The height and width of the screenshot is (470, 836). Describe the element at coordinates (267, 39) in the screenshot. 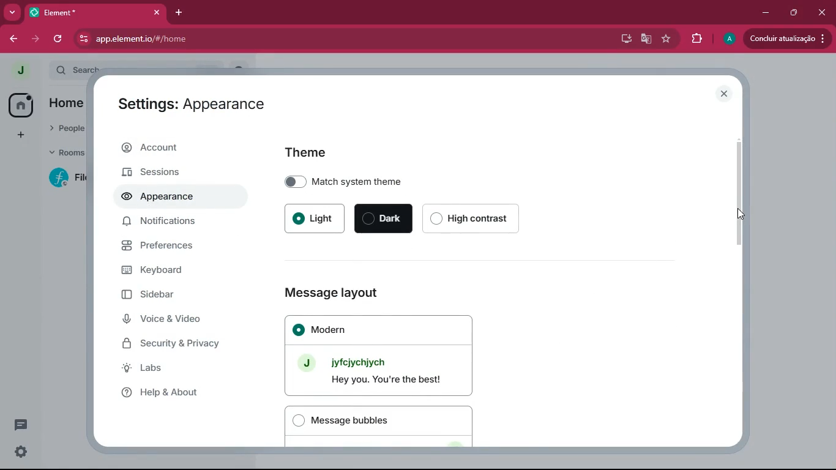

I see `app.elementio/#/home` at that location.